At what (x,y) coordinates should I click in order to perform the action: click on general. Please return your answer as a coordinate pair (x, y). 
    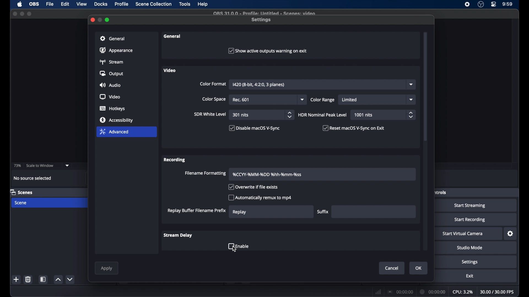
    Looking at the image, I should click on (112, 38).